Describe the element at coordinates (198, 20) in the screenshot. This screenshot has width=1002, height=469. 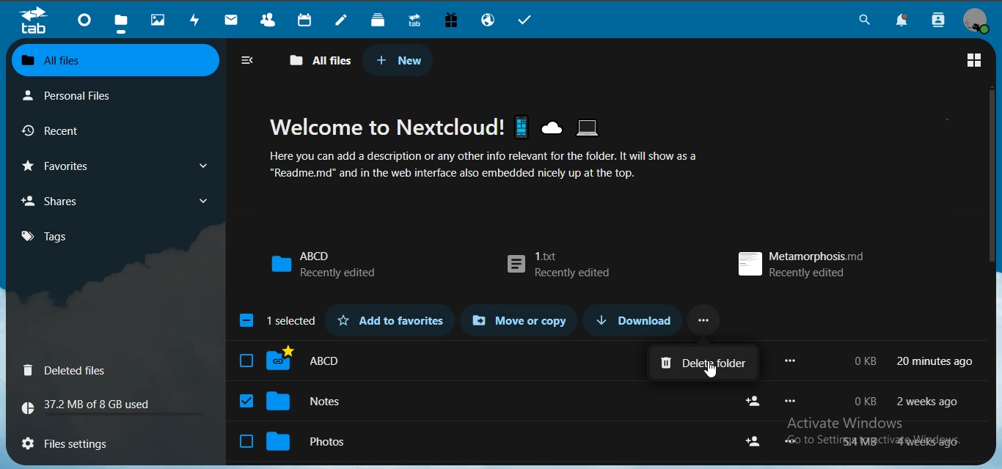
I see `activity` at that location.